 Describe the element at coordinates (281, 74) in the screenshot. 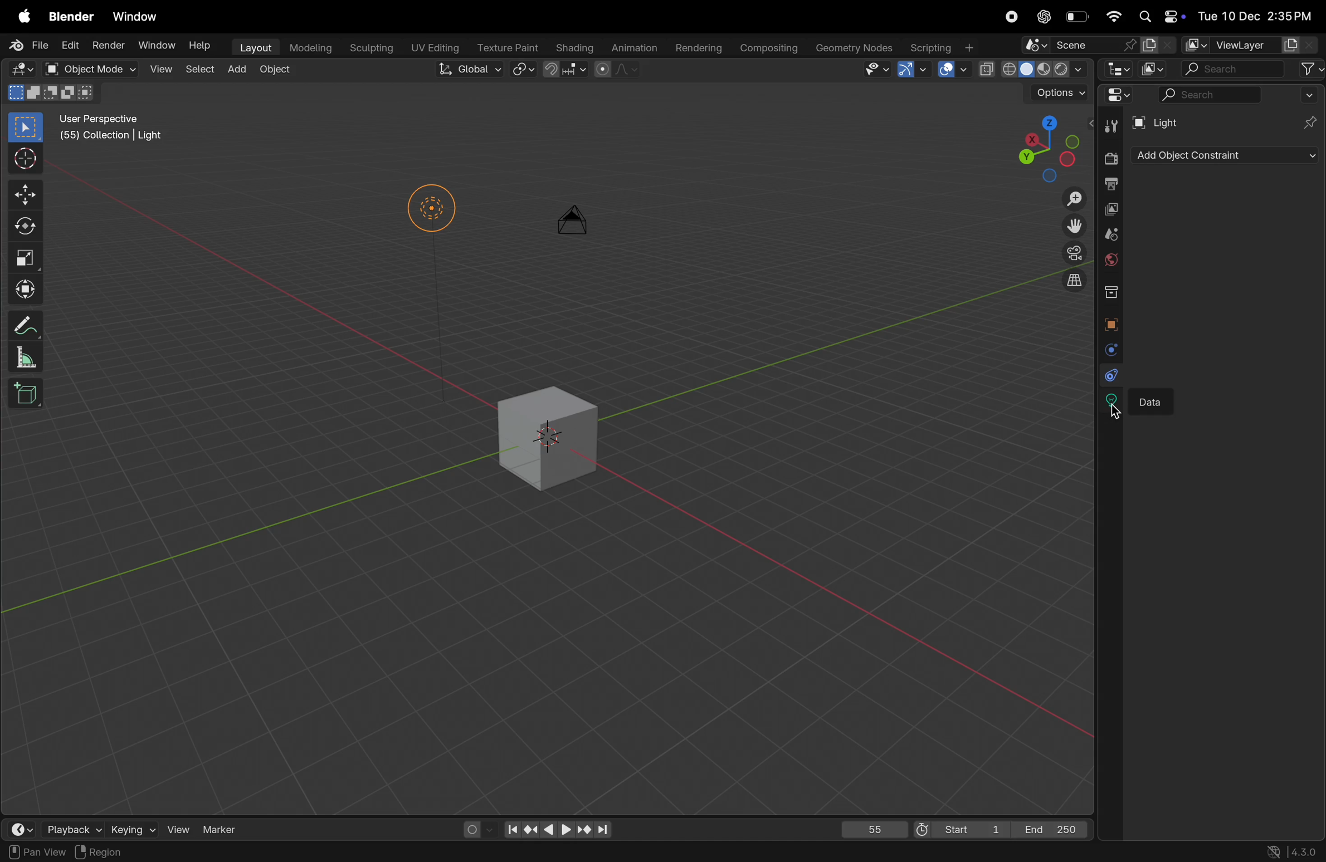

I see `object` at that location.